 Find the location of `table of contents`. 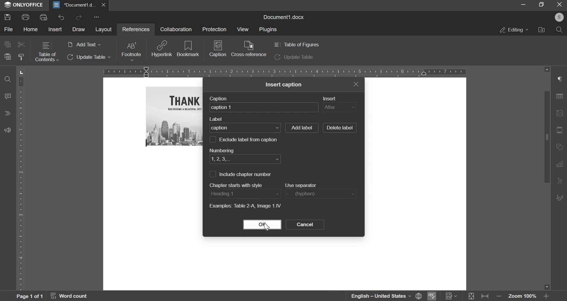

table of contents is located at coordinates (47, 52).